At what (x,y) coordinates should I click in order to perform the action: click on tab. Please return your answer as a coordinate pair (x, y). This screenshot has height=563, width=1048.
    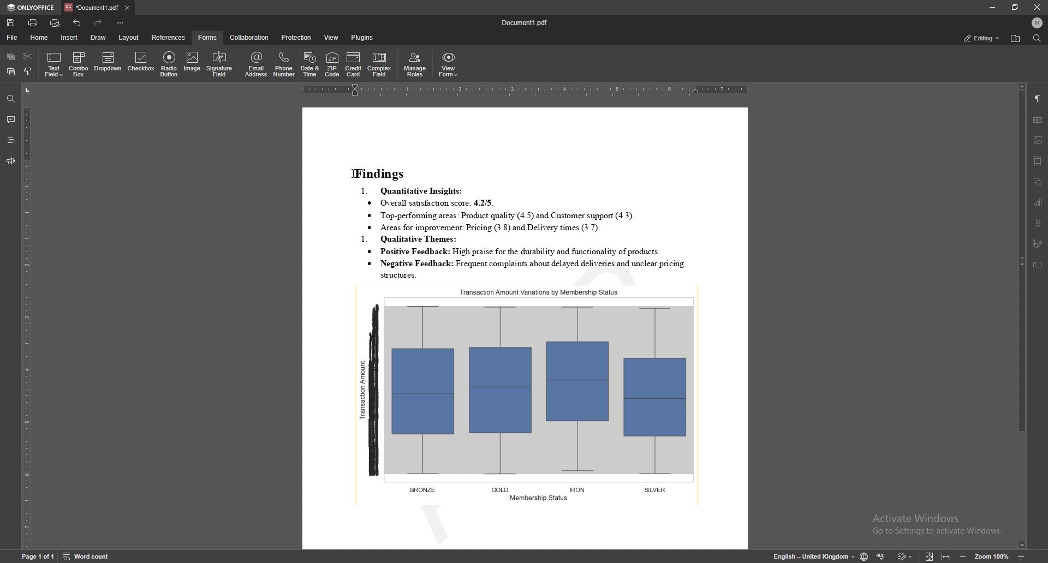
    Looking at the image, I should click on (91, 7).